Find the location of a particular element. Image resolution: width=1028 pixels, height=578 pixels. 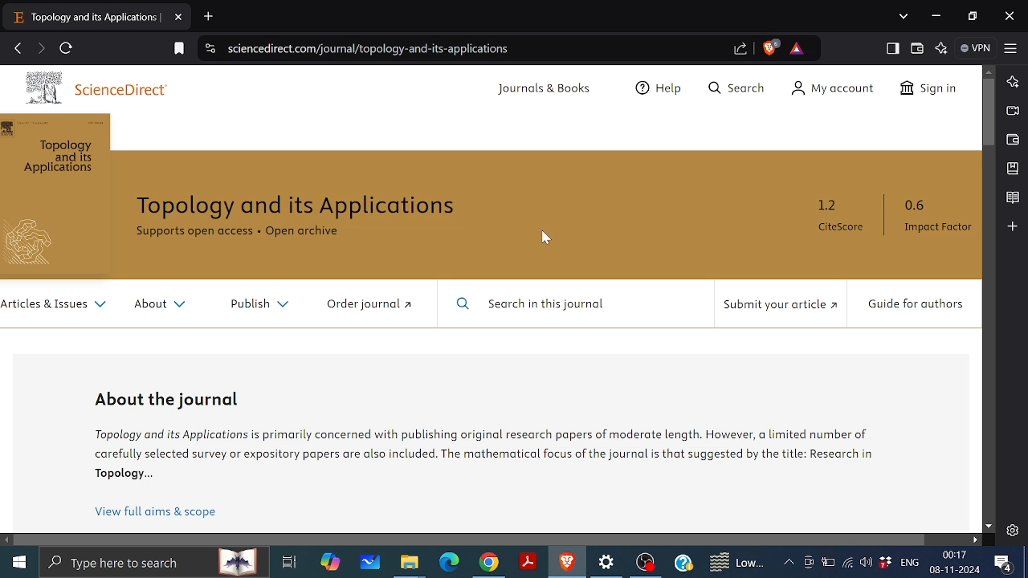

Move left is located at coordinates (6, 539).